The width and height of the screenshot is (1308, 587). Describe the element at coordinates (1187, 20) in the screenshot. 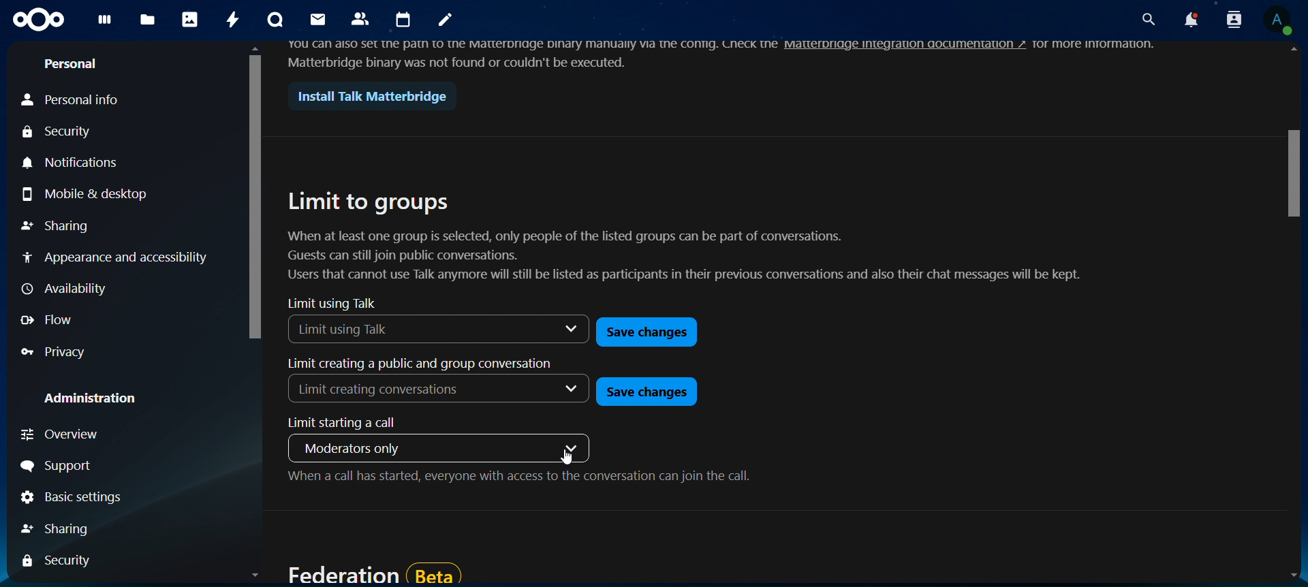

I see `notifications` at that location.